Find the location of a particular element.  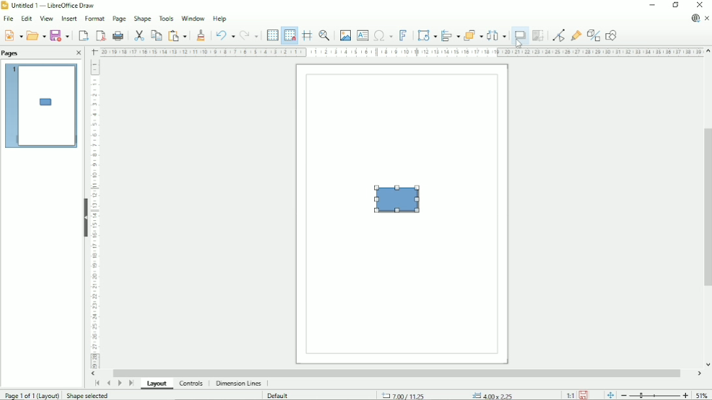

Fit page to current window is located at coordinates (610, 393).